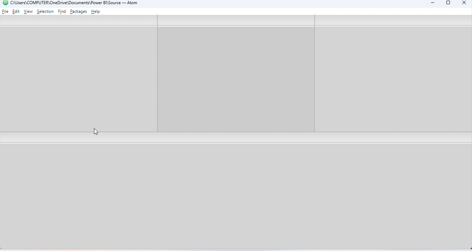 Image resolution: width=472 pixels, height=251 pixels. I want to click on Maximize, so click(449, 4).